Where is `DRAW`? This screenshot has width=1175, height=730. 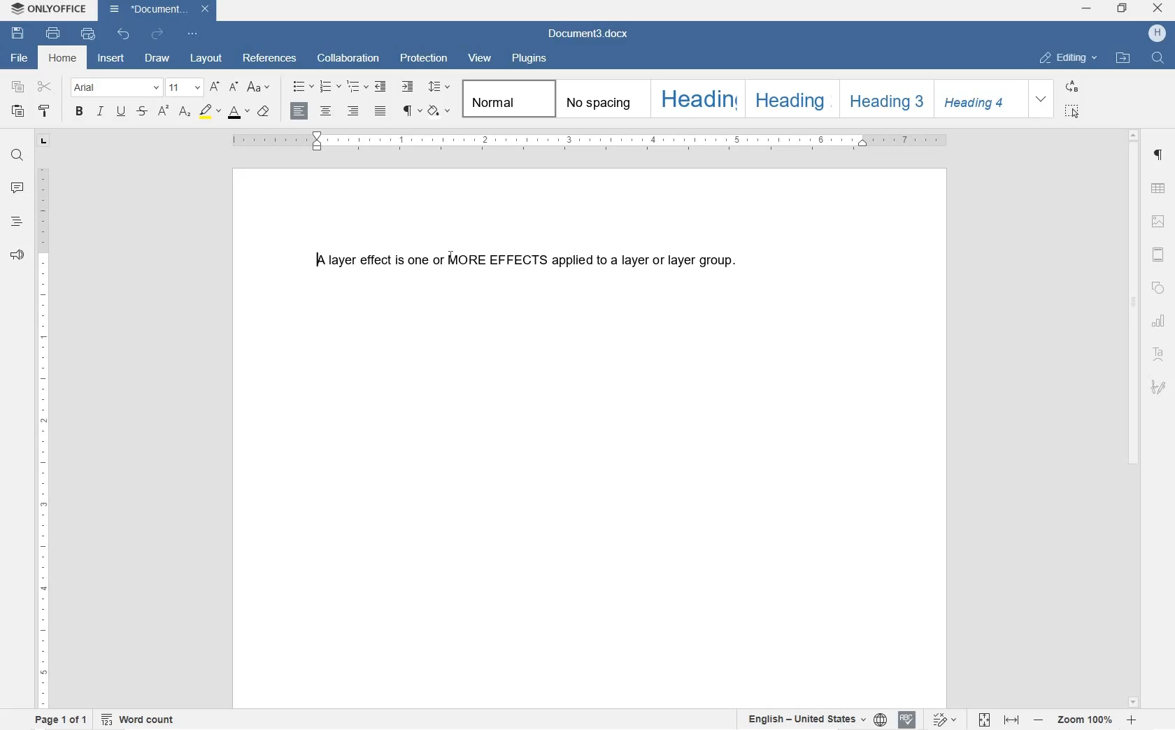
DRAW is located at coordinates (157, 57).